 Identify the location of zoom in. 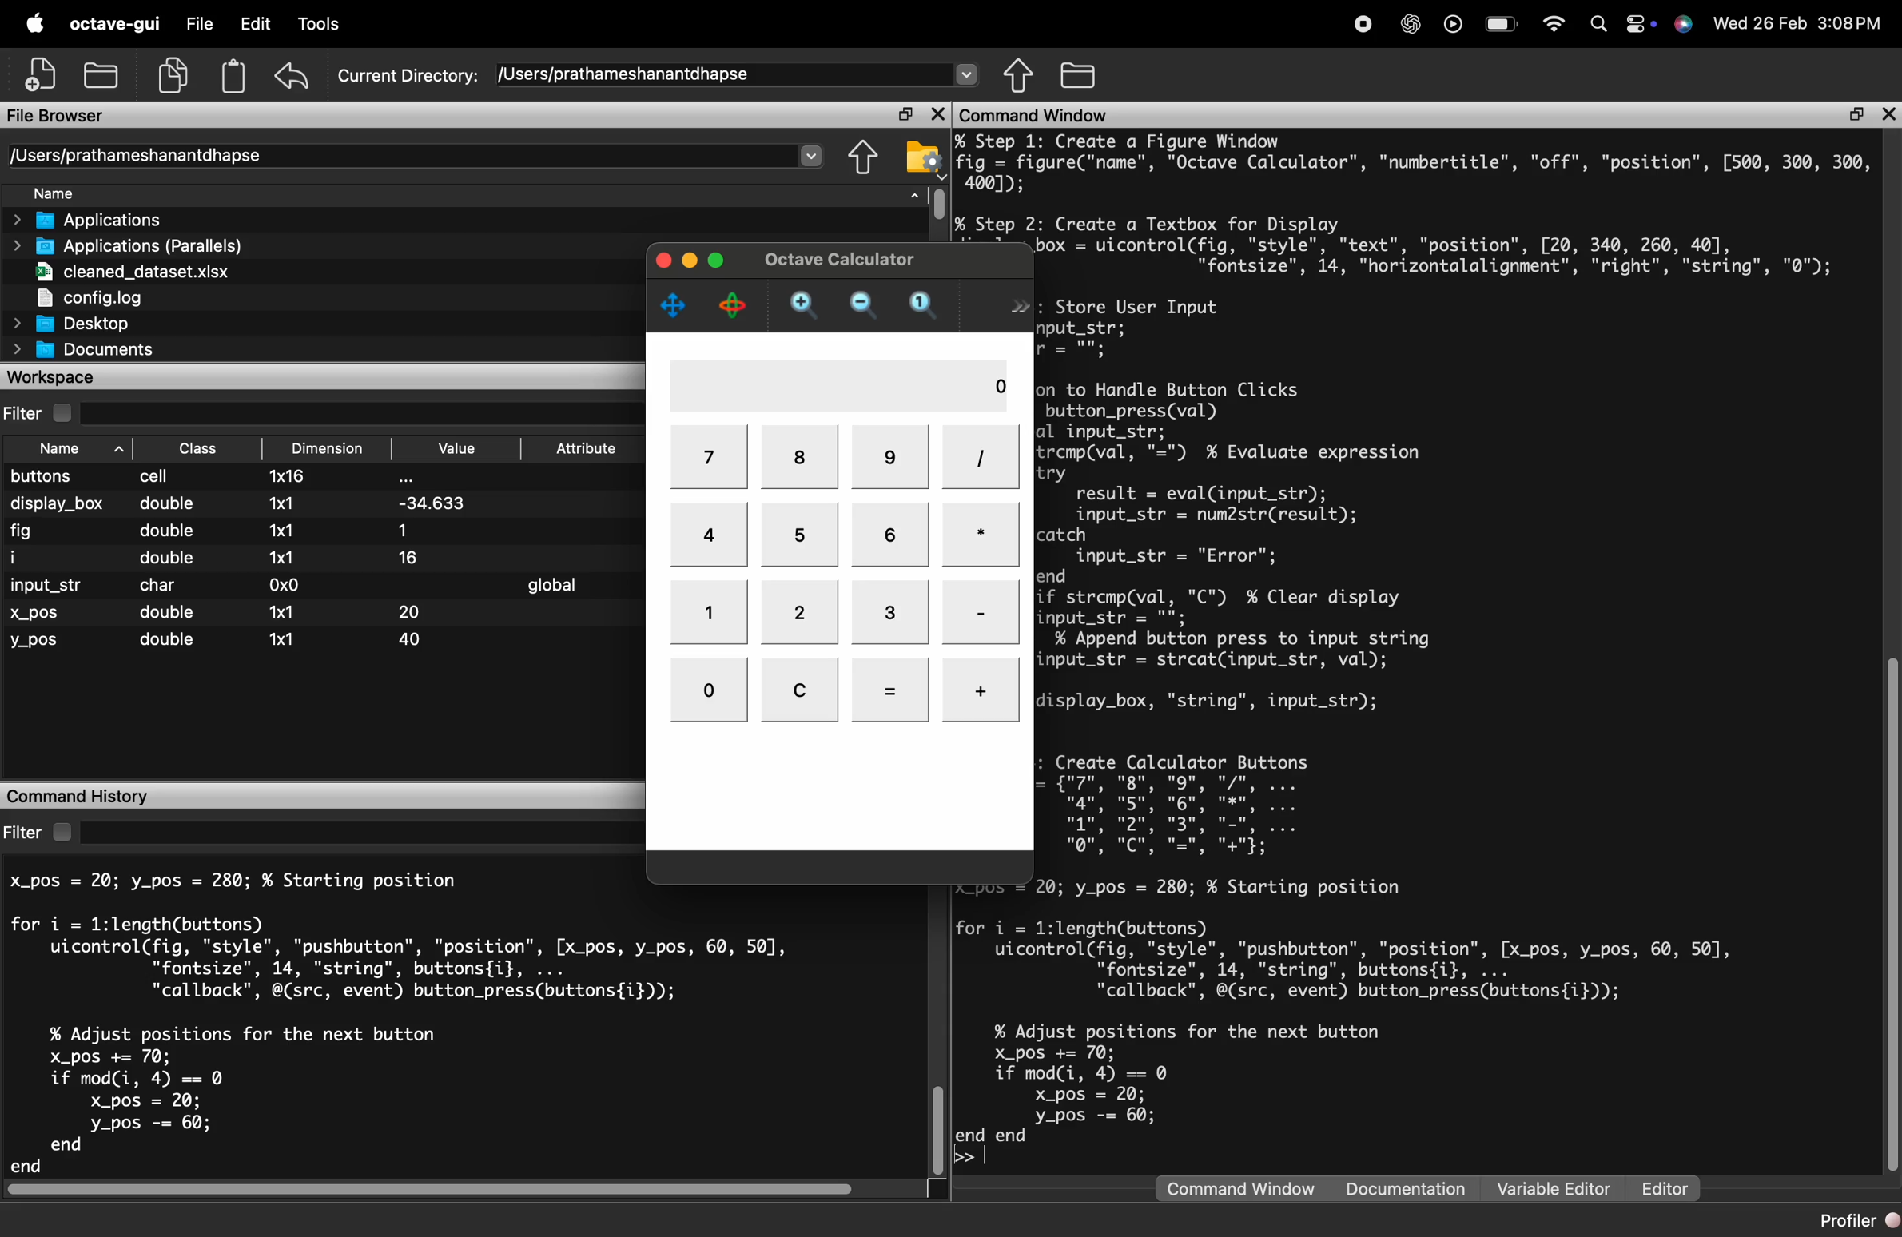
(802, 304).